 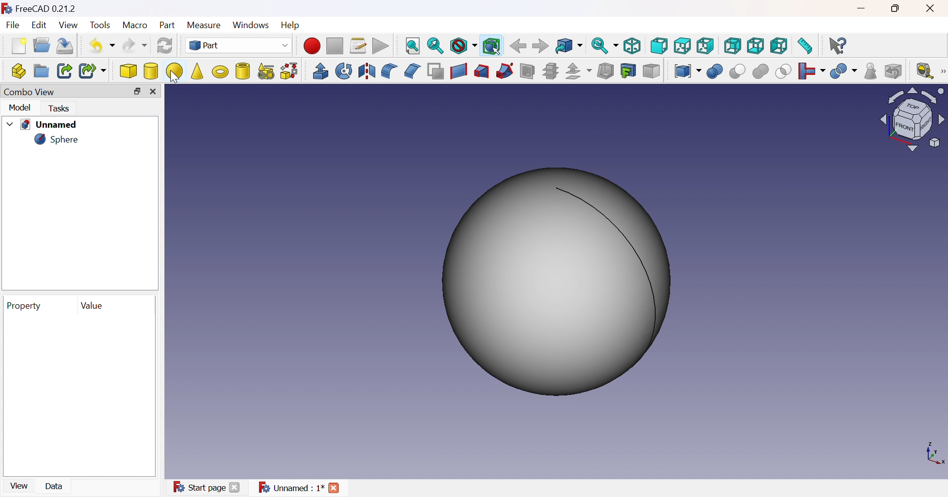 I want to click on sphere, so click(x=59, y=142).